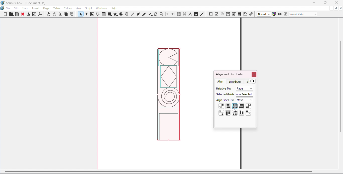  What do you see at coordinates (156, 14) in the screenshot?
I see `Rotate item` at bounding box center [156, 14].